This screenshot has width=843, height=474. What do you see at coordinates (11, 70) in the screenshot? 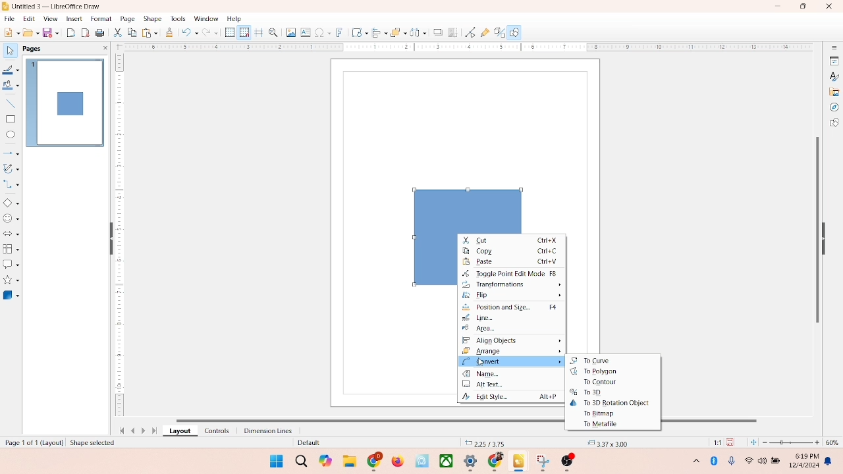
I see `line color` at bounding box center [11, 70].